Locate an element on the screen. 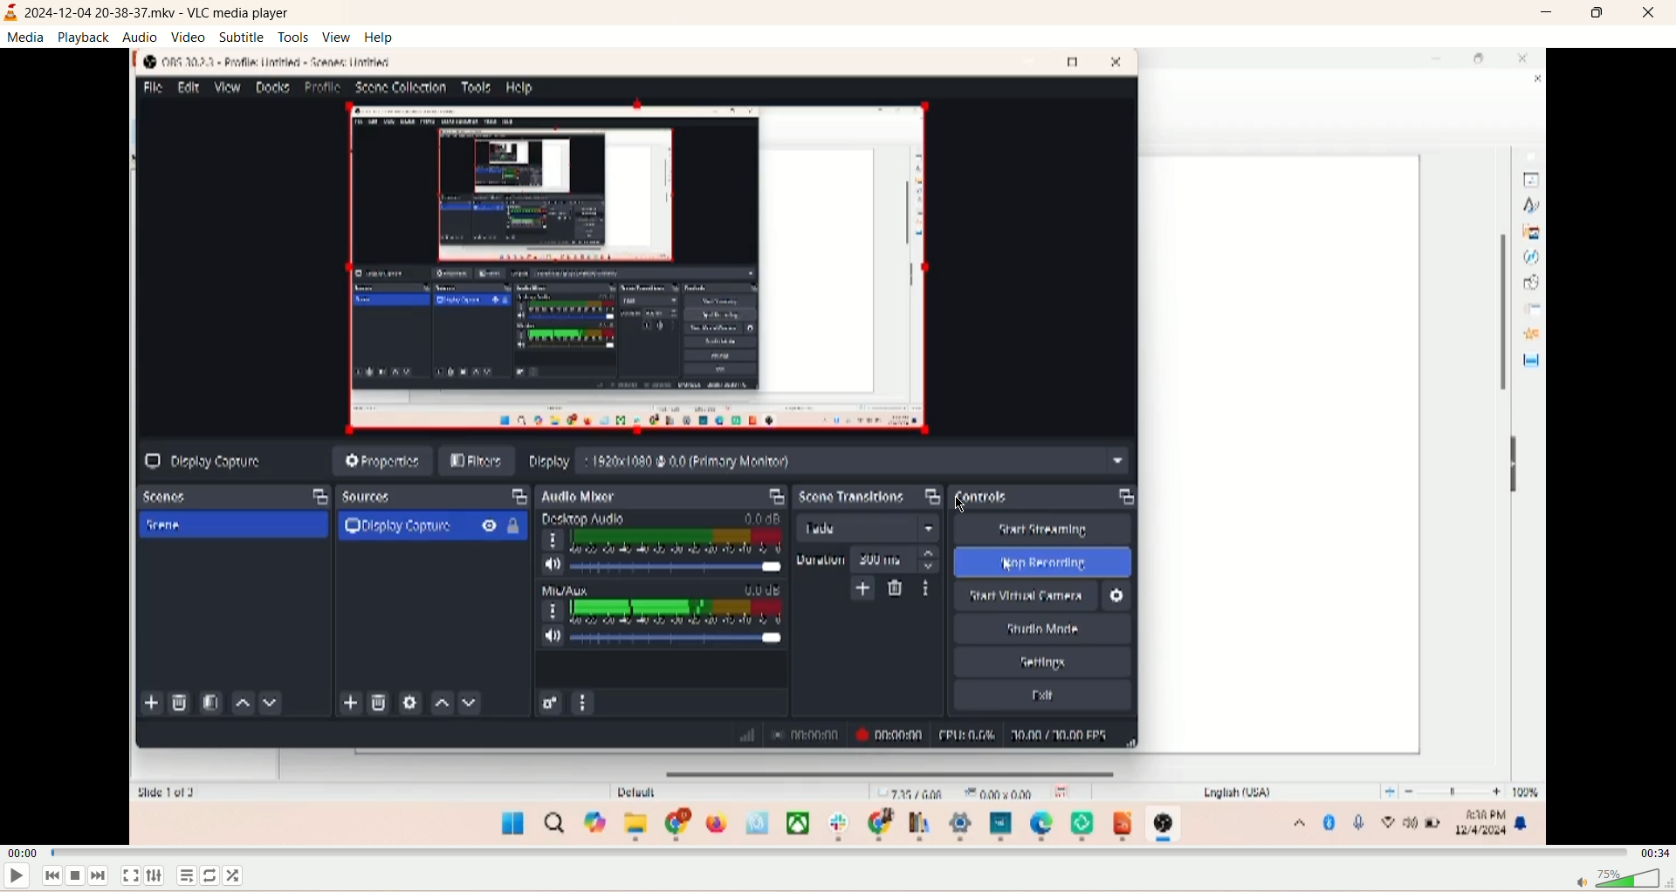  help is located at coordinates (381, 37).